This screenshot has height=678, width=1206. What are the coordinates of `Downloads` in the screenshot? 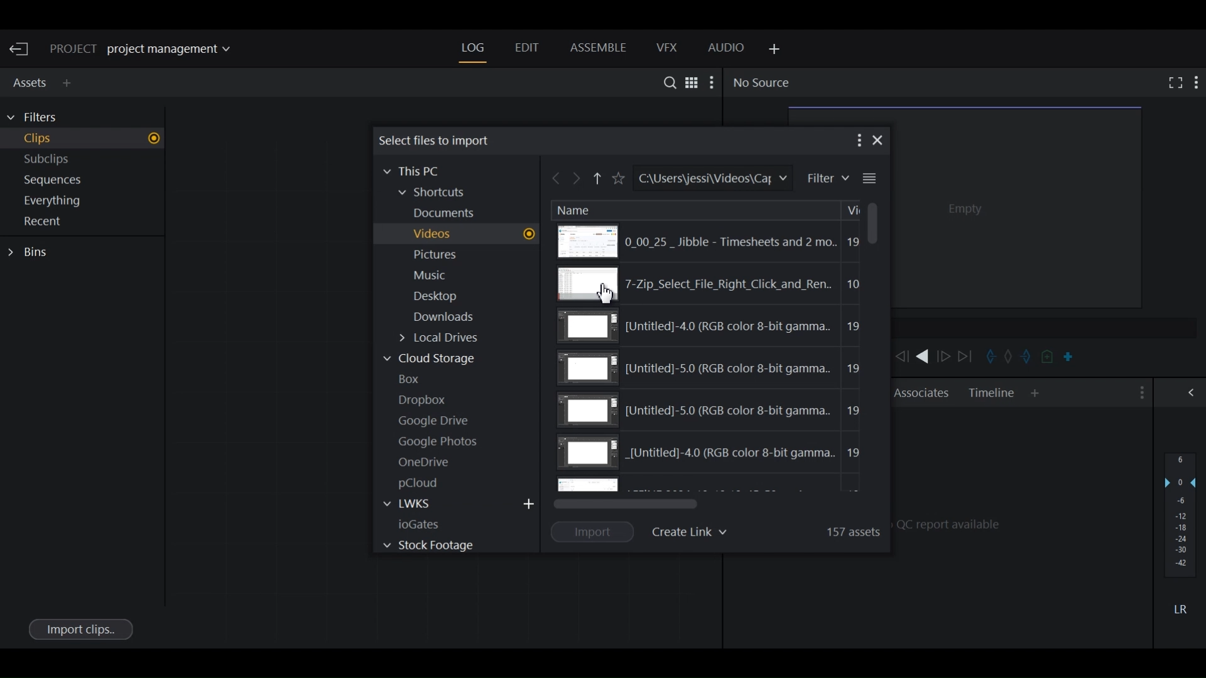 It's located at (452, 319).